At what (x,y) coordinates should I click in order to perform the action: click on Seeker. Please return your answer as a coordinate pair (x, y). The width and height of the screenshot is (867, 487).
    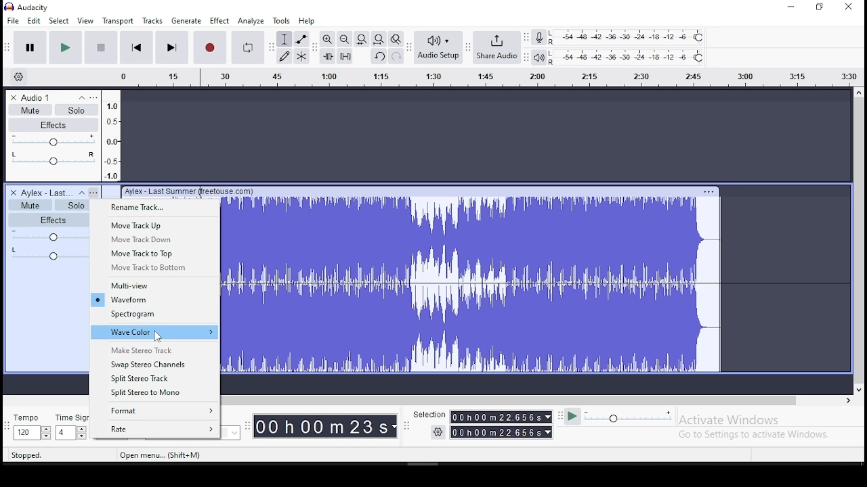
    Looking at the image, I should click on (111, 135).